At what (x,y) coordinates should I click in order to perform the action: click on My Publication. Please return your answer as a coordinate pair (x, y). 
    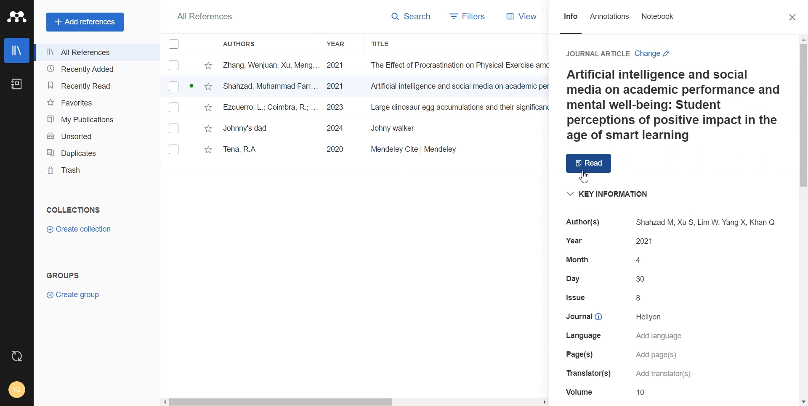
    Looking at the image, I should click on (95, 118).